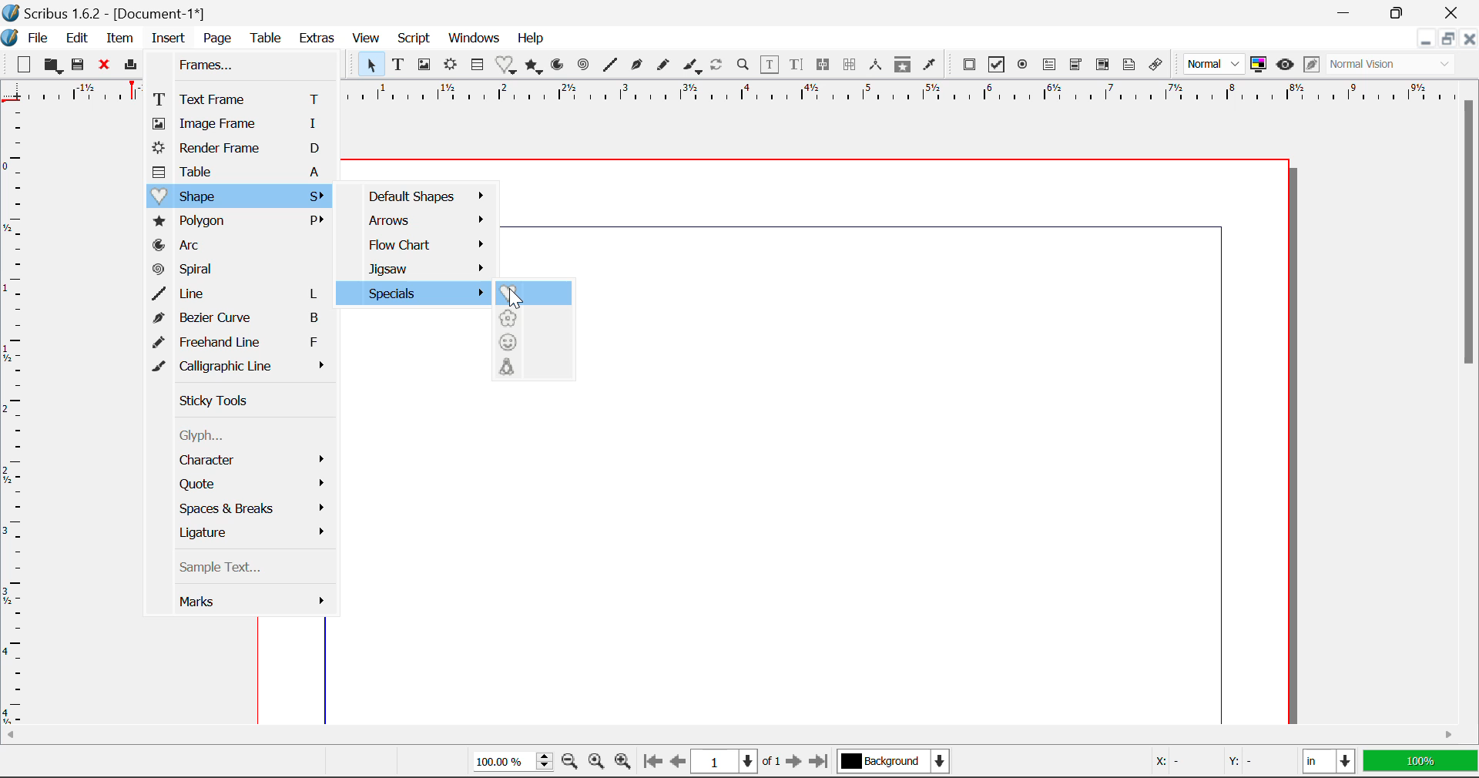 Image resolution: width=1479 pixels, height=778 pixels. What do you see at coordinates (367, 40) in the screenshot?
I see `View` at bounding box center [367, 40].